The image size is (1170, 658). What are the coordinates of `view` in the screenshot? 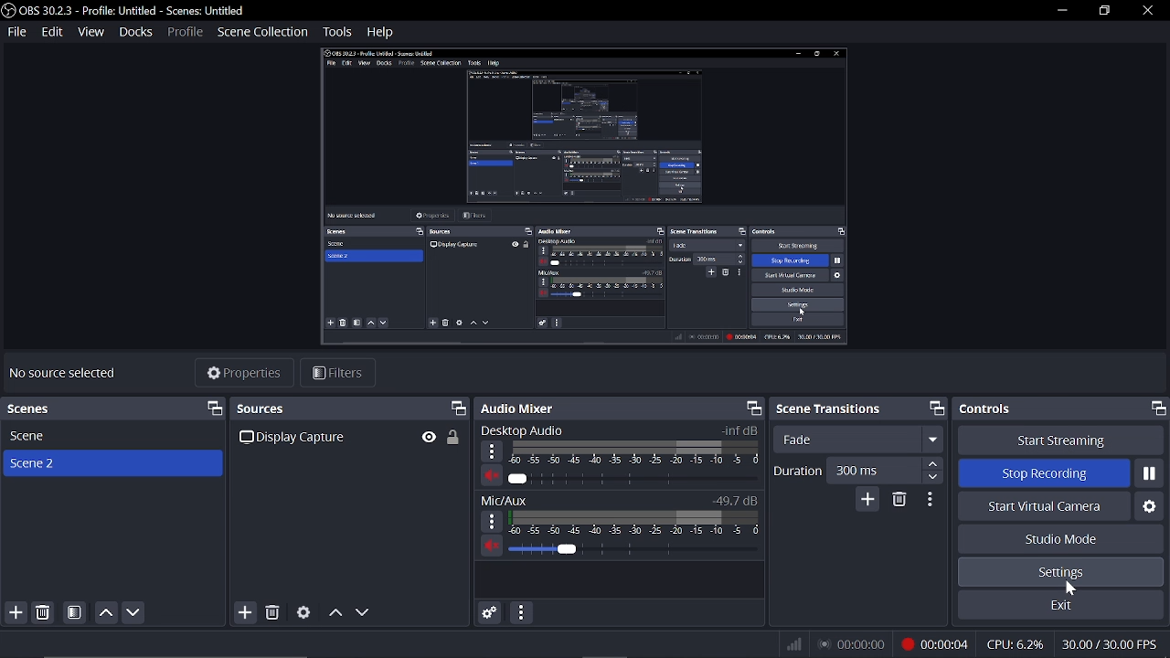 It's located at (429, 436).